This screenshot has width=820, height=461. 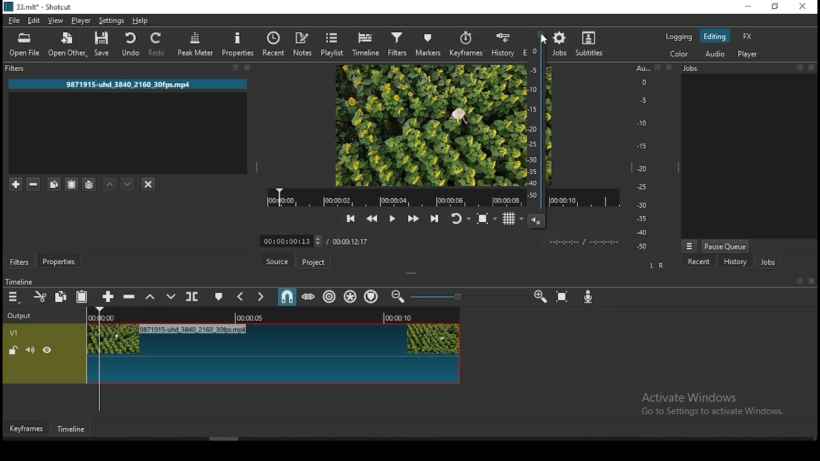 What do you see at coordinates (563, 296) in the screenshot?
I see `zoom timeline to fit` at bounding box center [563, 296].